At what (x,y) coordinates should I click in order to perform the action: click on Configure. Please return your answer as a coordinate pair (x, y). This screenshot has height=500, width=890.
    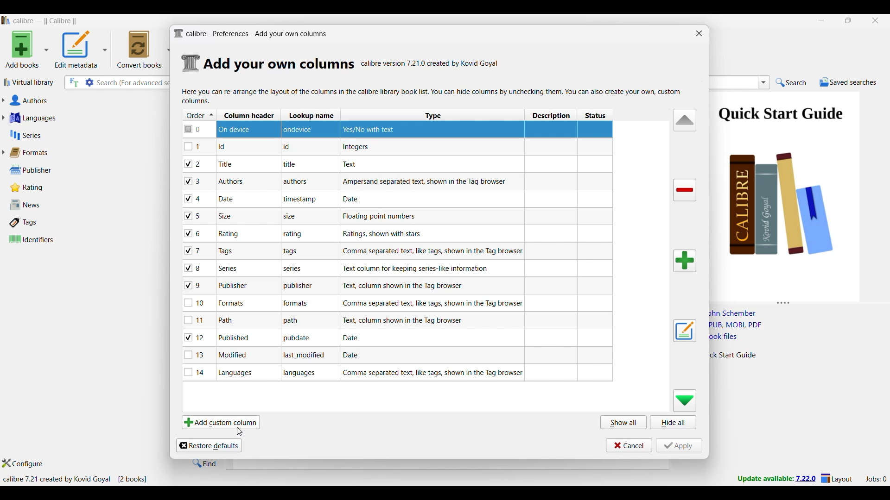
    Looking at the image, I should click on (23, 463).